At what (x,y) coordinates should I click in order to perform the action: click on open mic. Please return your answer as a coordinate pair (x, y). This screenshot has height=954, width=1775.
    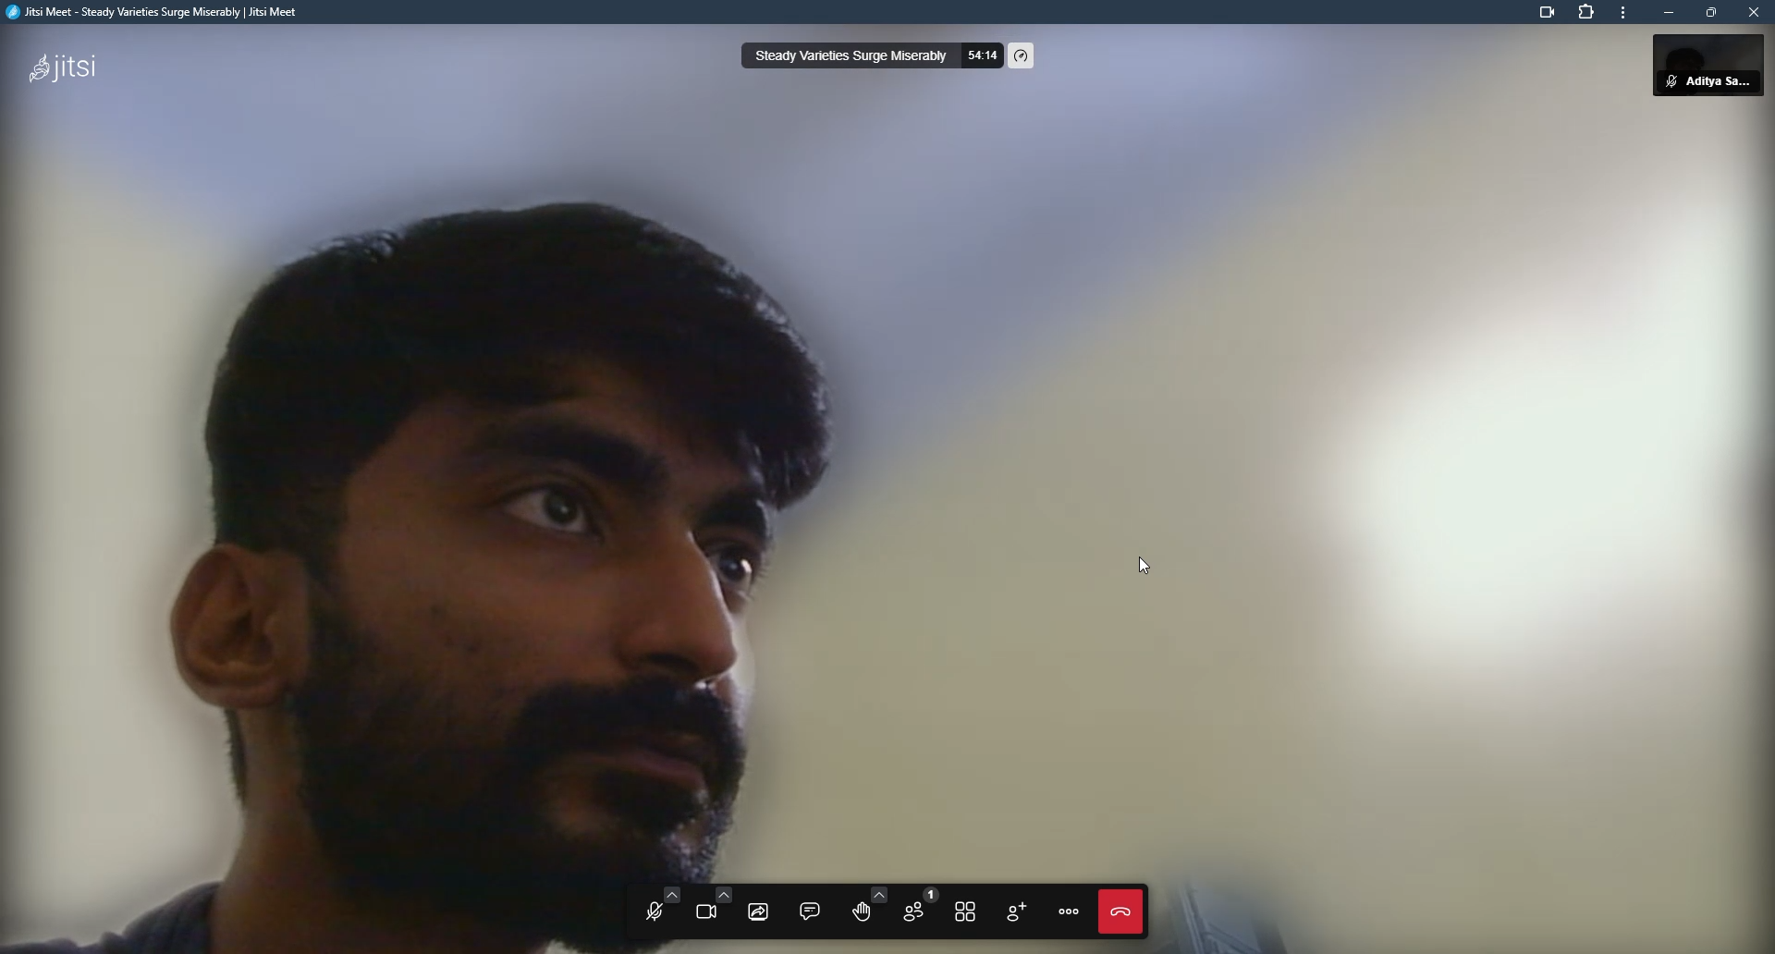
    Looking at the image, I should click on (655, 911).